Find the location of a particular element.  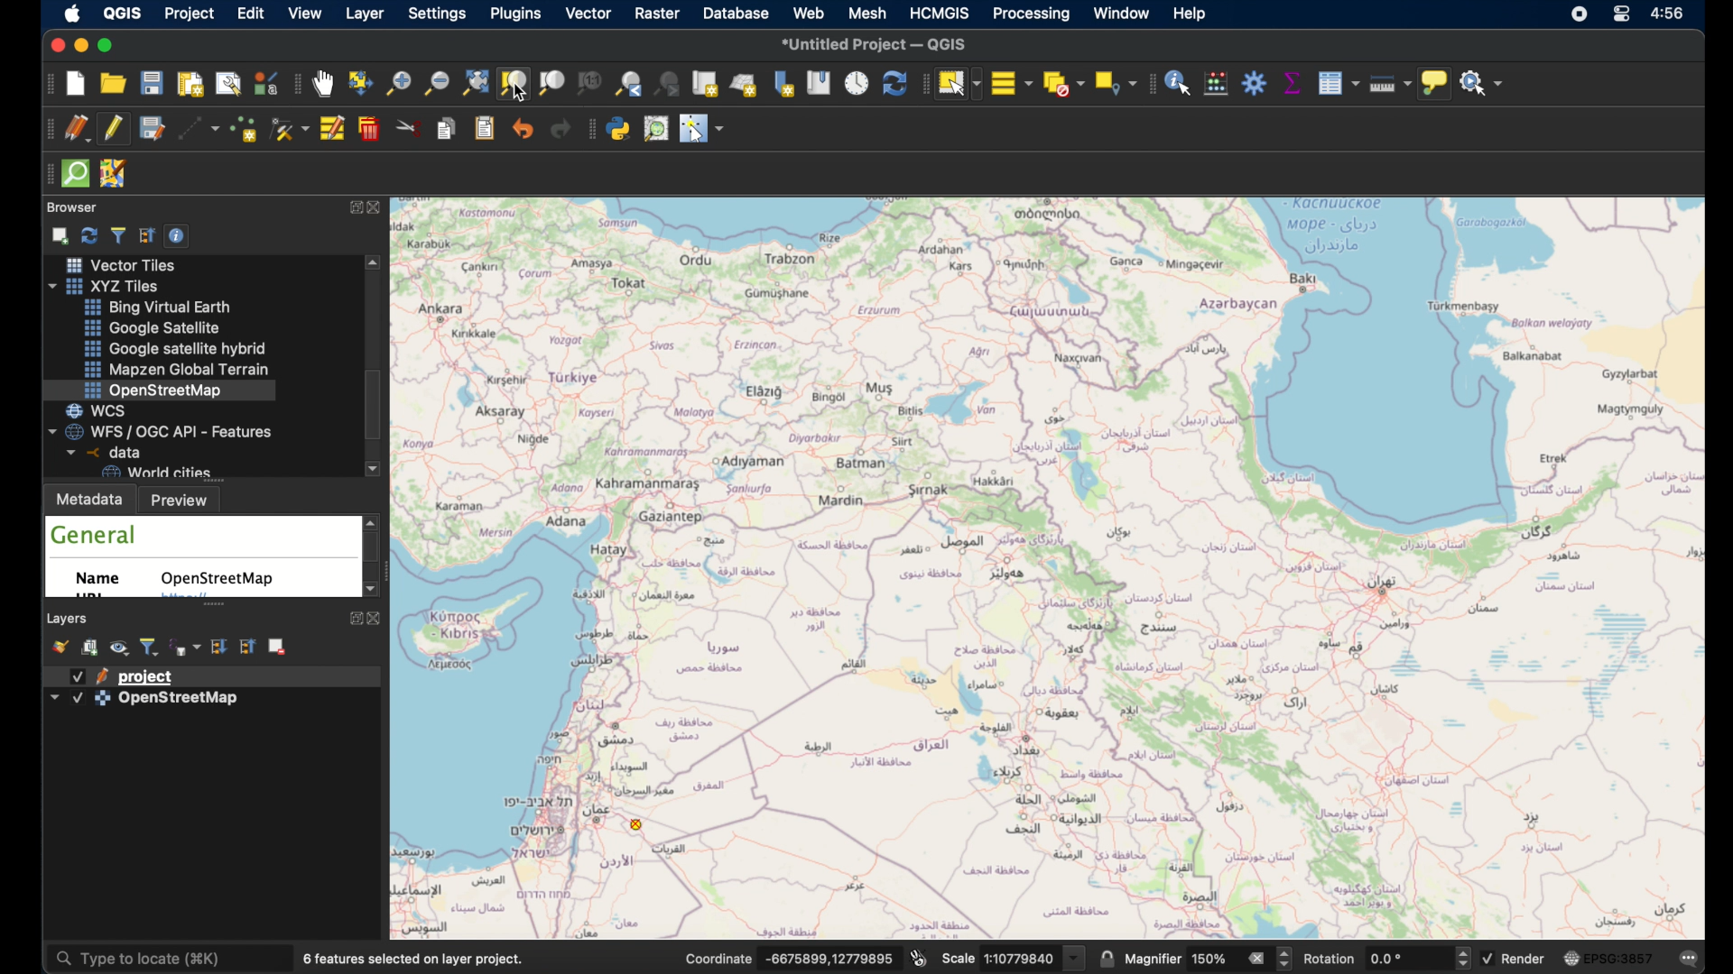

scroll box is located at coordinates (377, 406).